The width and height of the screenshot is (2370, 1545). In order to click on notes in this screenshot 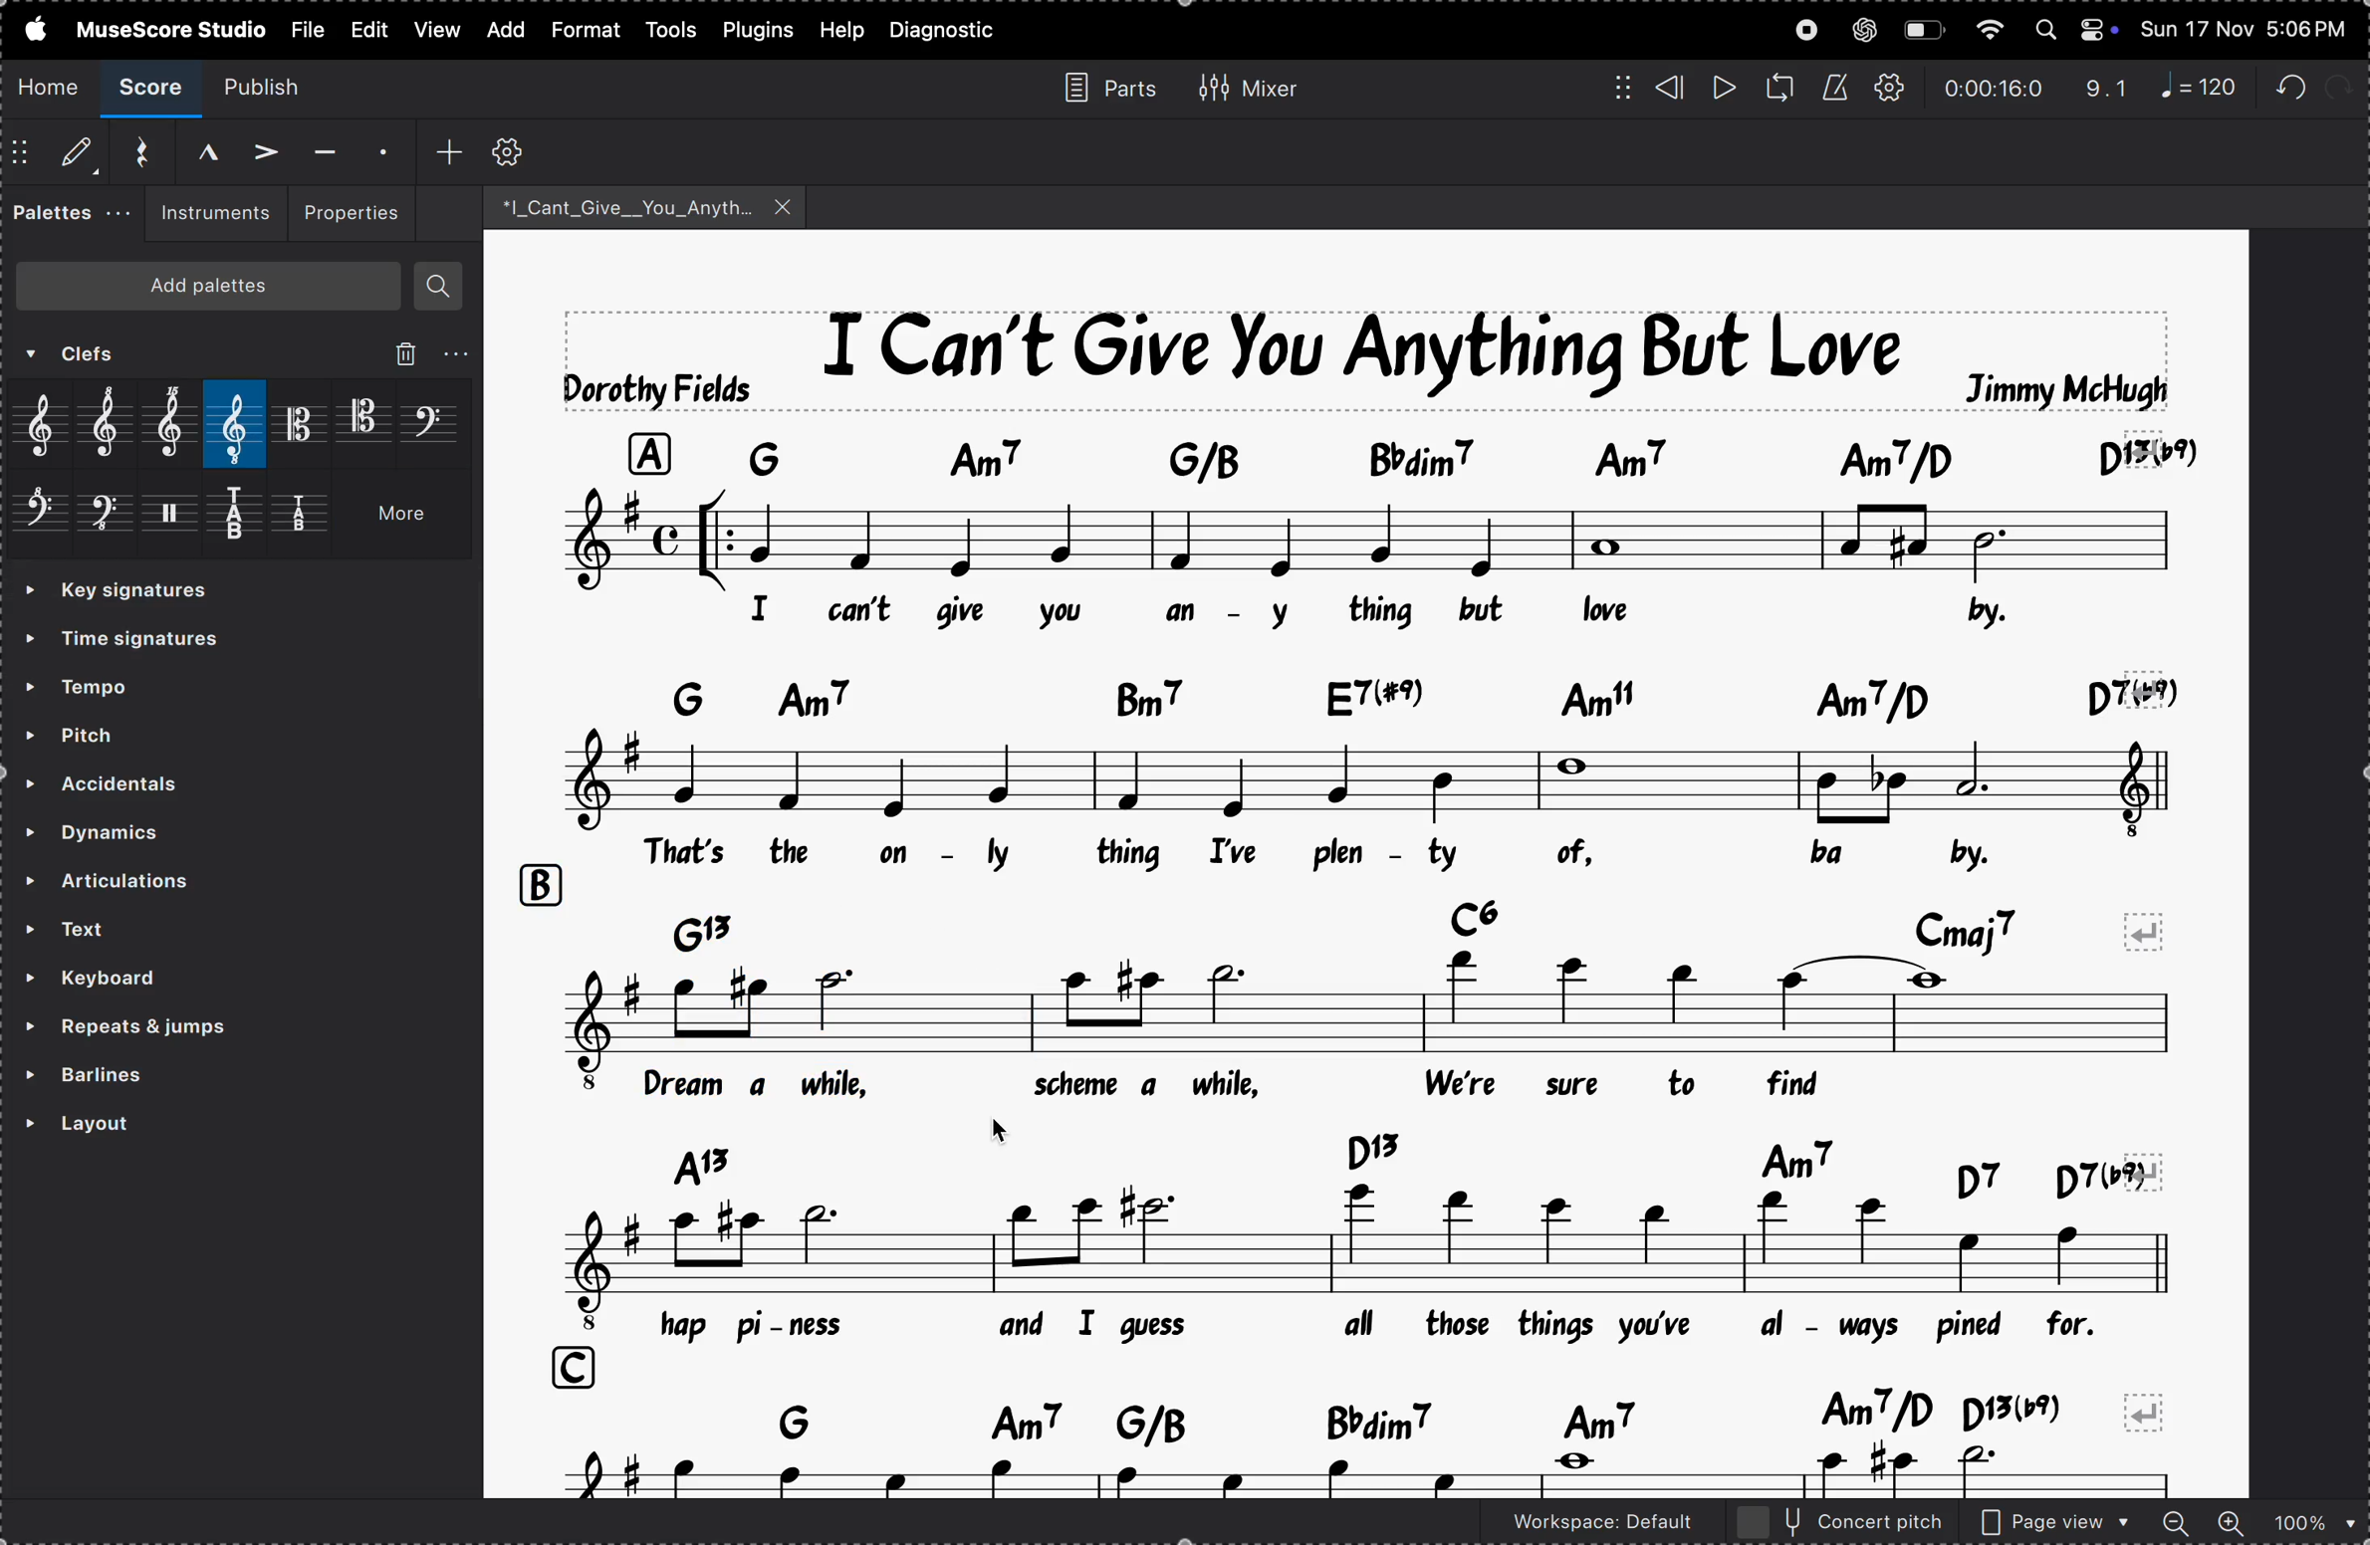, I will do `click(1400, 1249)`.